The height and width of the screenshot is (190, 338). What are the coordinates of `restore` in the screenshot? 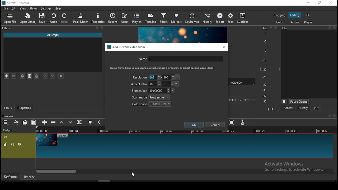 It's located at (329, 116).